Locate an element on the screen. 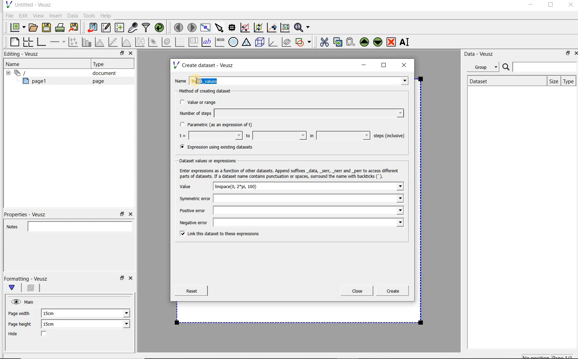 This screenshot has width=578, height=359. click or draw a rectangle to zoom graph axes is located at coordinates (246, 28).